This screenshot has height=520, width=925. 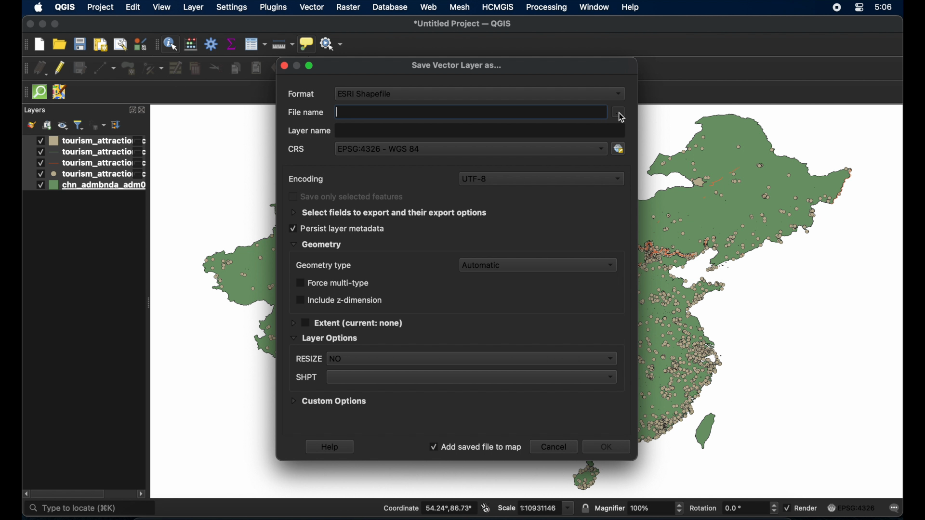 What do you see at coordinates (195, 68) in the screenshot?
I see `delete selected ` at bounding box center [195, 68].